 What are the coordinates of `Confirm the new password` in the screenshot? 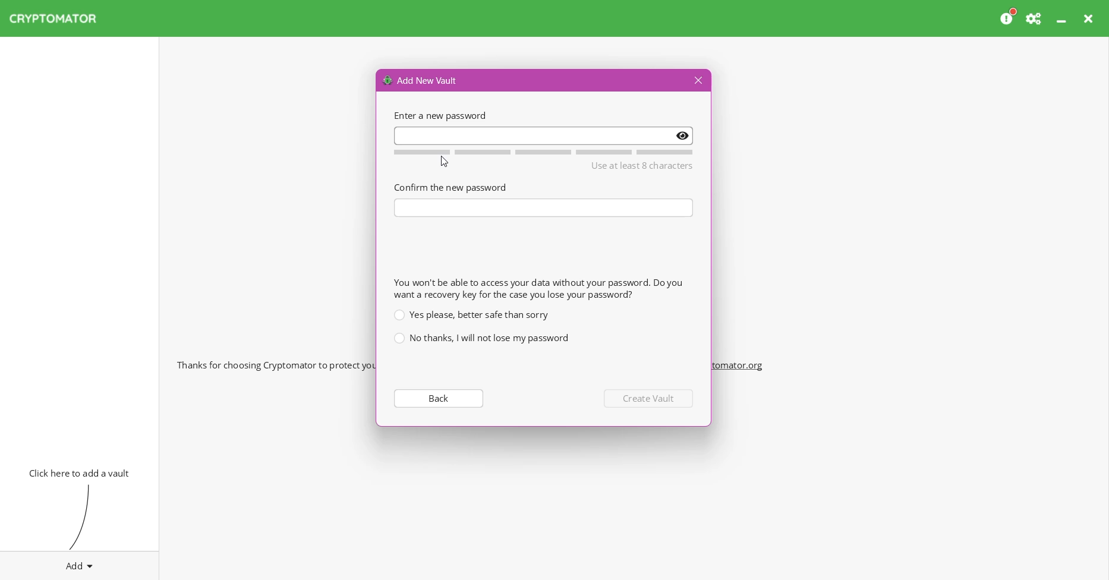 It's located at (450, 187).